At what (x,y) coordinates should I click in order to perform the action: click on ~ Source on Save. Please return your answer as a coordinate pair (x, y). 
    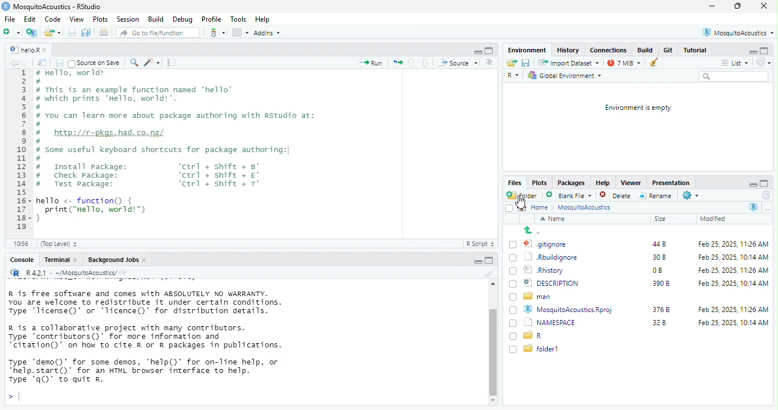
    Looking at the image, I should click on (96, 63).